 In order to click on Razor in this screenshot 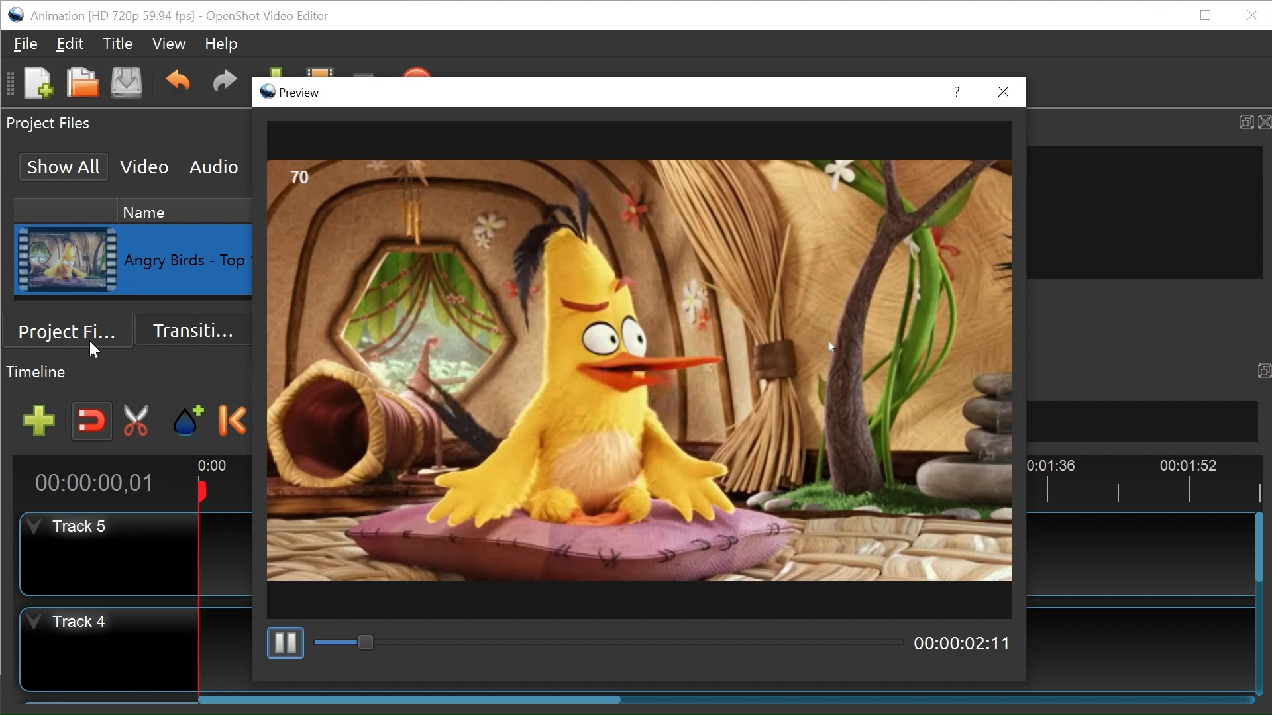, I will do `click(137, 422)`.